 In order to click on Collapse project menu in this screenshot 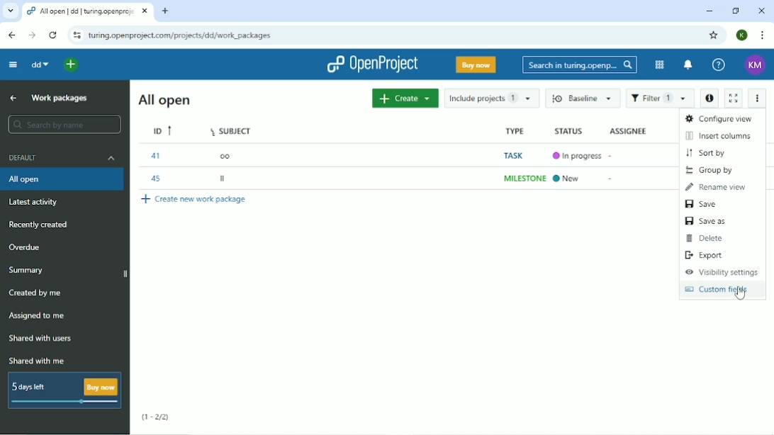, I will do `click(11, 64)`.